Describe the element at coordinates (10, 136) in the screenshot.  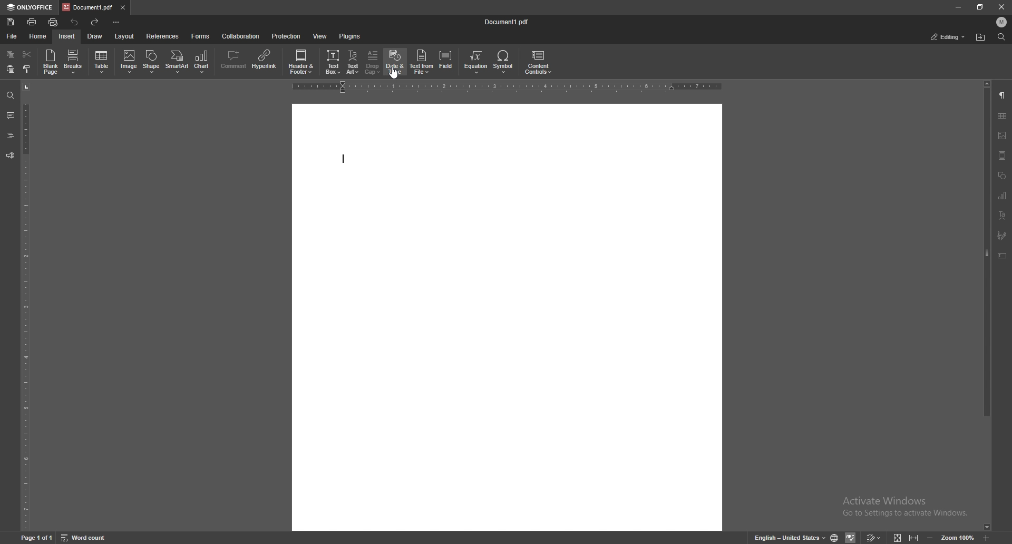
I see `heading` at that location.